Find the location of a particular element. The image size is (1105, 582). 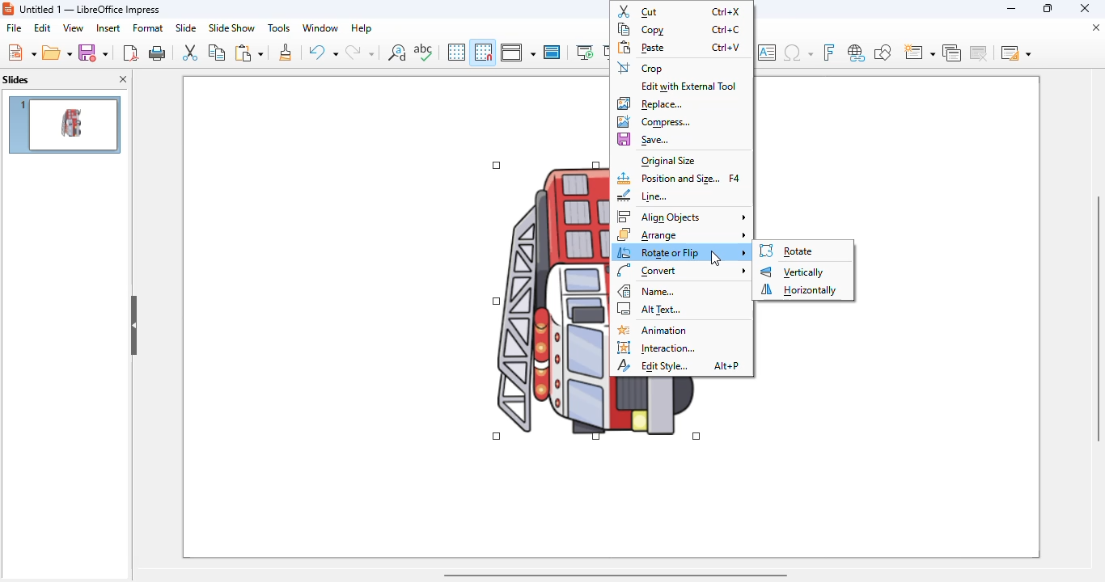

convert is located at coordinates (682, 271).